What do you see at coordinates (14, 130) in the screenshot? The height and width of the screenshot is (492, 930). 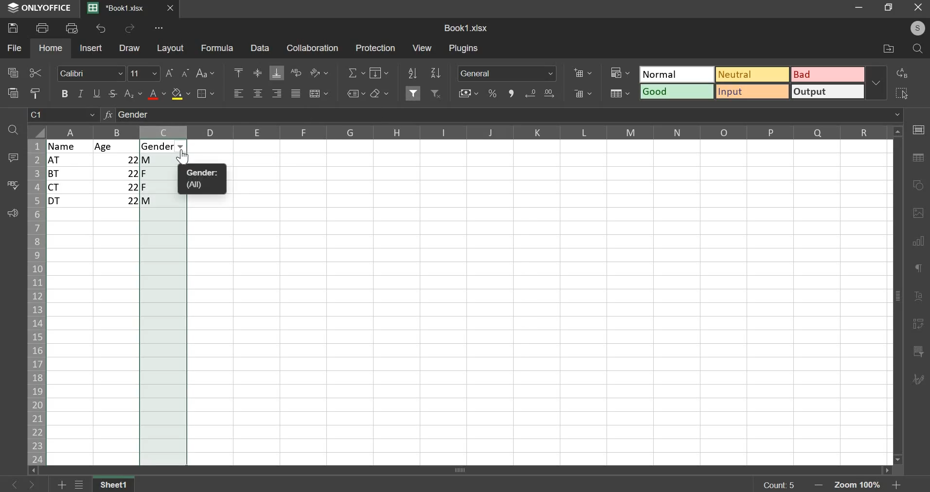 I see `find` at bounding box center [14, 130].